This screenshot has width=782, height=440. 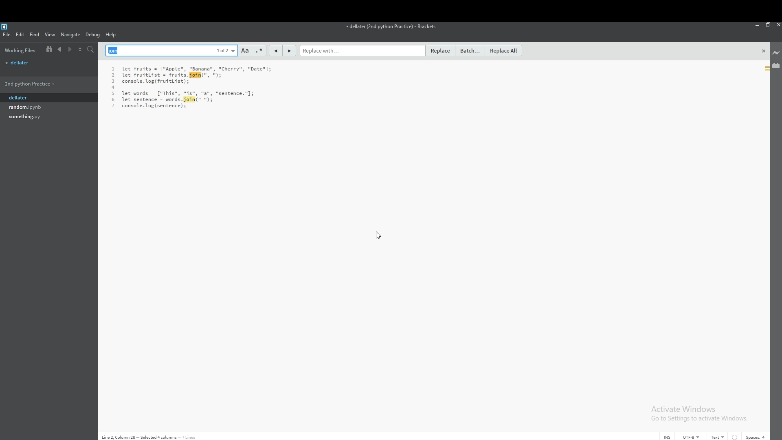 What do you see at coordinates (38, 117) in the screenshot?
I see `file` at bounding box center [38, 117].